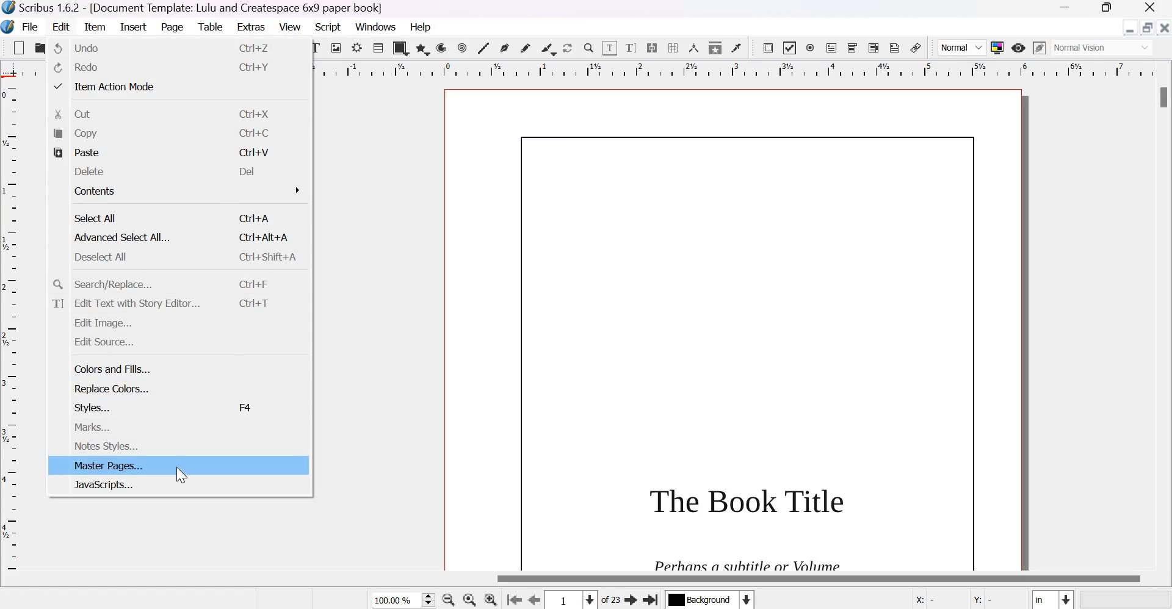  Describe the element at coordinates (63, 26) in the screenshot. I see `Edit` at that location.